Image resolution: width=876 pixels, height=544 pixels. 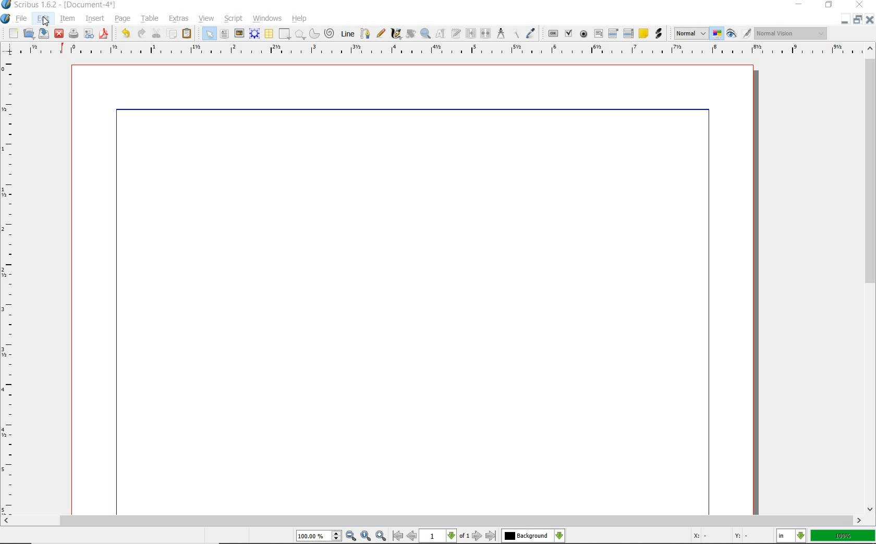 I want to click on pdf list box, so click(x=628, y=34).